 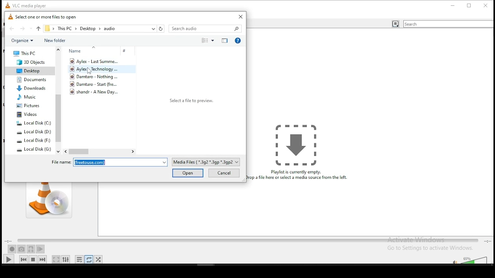 I want to click on toggle playlist, so click(x=79, y=259).